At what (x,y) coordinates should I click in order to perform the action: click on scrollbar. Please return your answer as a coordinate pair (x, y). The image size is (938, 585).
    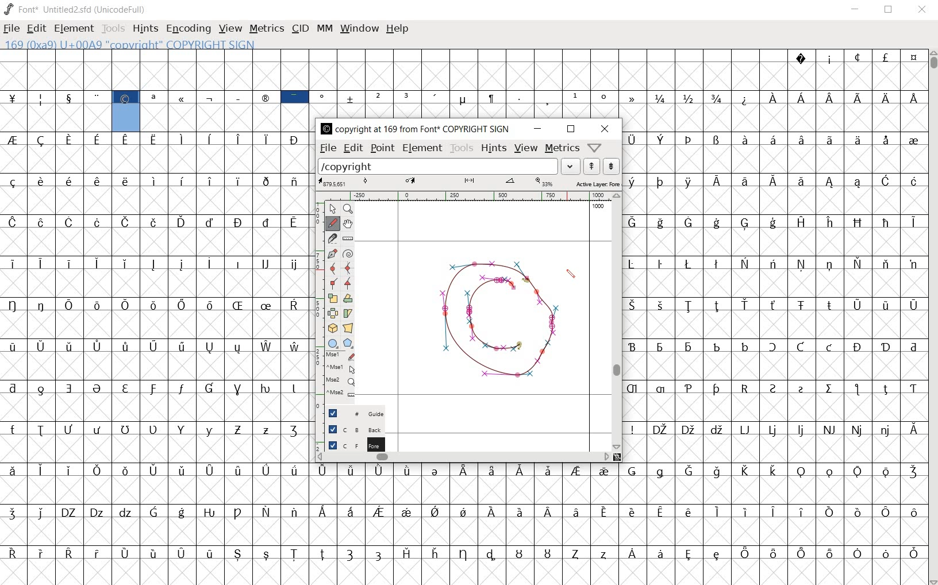
    Looking at the image, I should click on (463, 456).